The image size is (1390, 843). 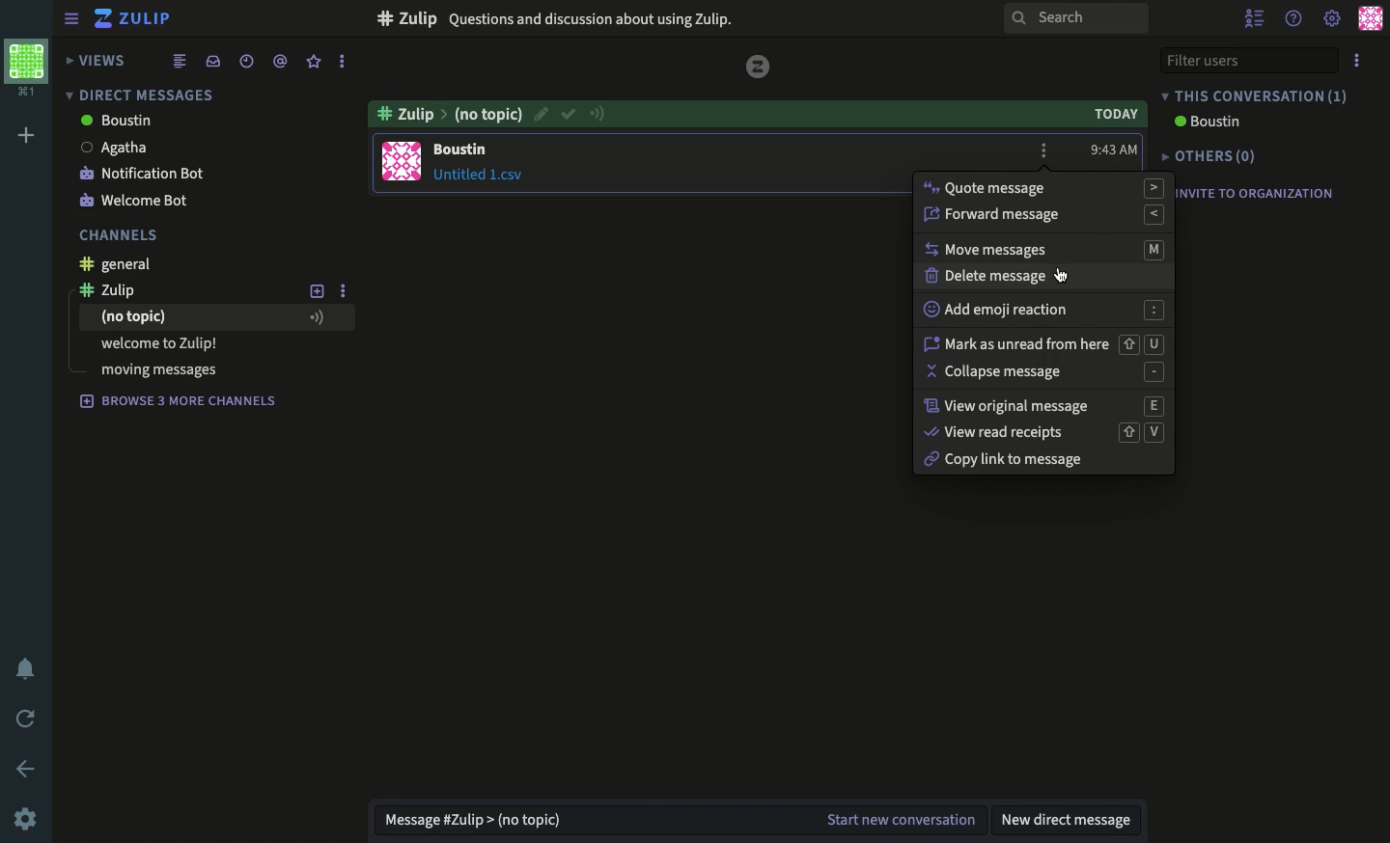 What do you see at coordinates (1293, 19) in the screenshot?
I see `help` at bounding box center [1293, 19].